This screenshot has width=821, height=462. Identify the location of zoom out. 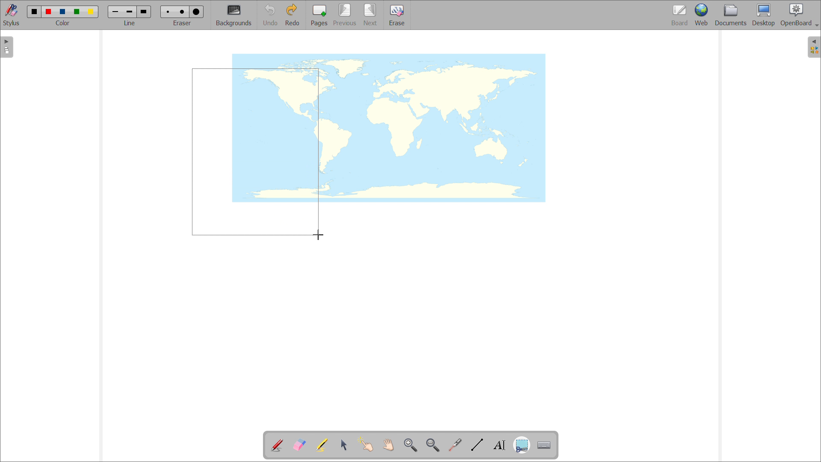
(432, 445).